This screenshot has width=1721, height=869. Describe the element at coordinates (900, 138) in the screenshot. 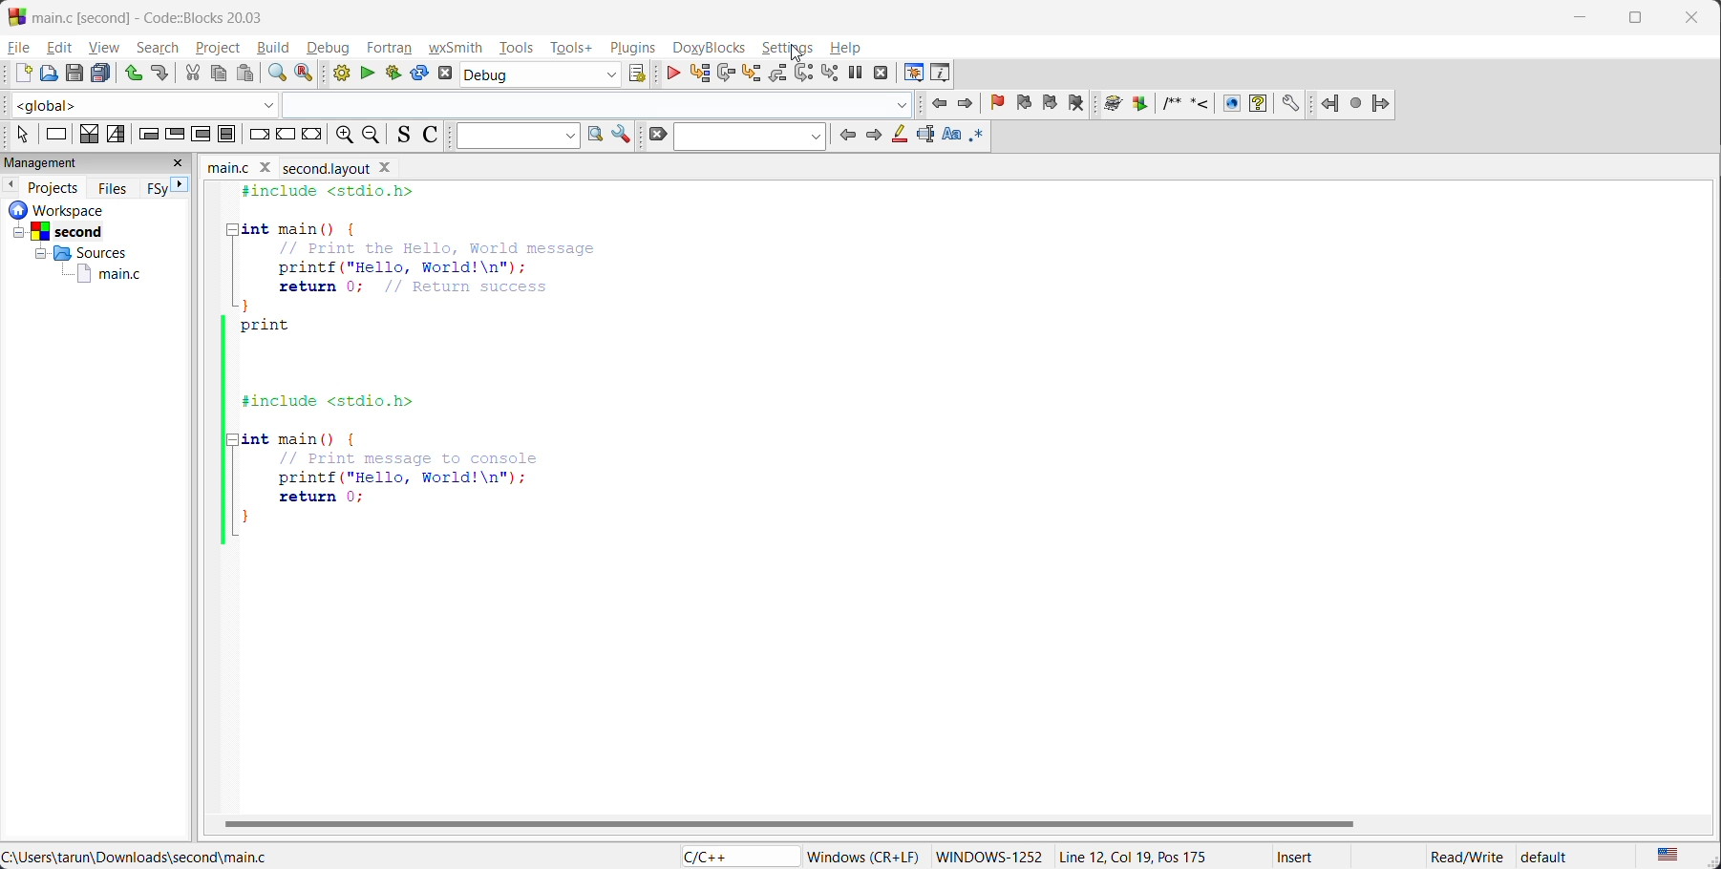

I see `highlight` at that location.